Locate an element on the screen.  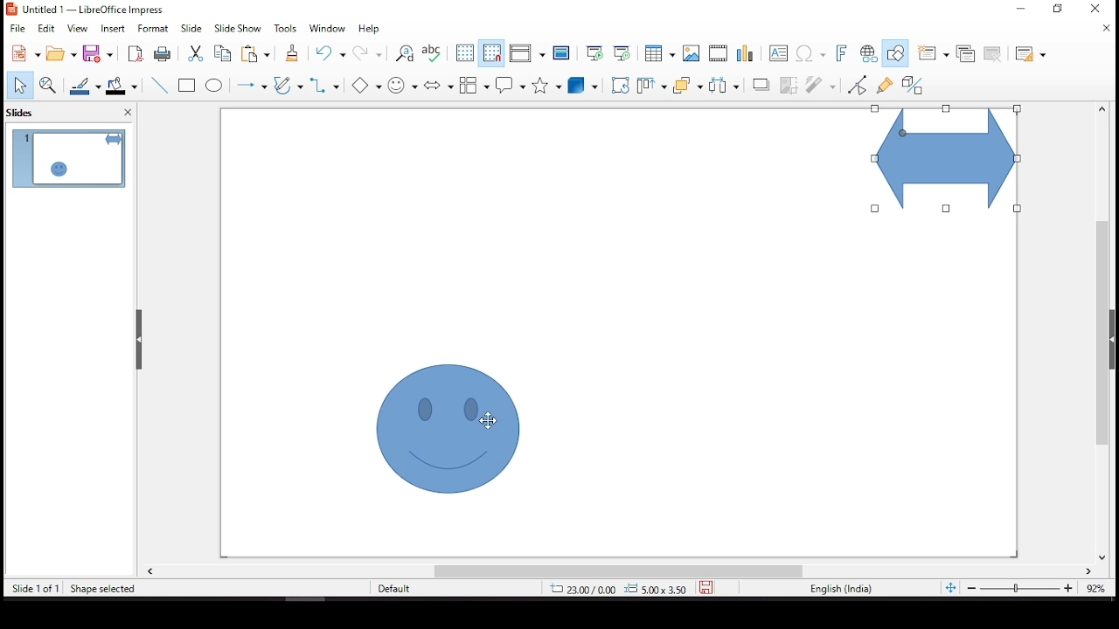
text box is located at coordinates (781, 55).